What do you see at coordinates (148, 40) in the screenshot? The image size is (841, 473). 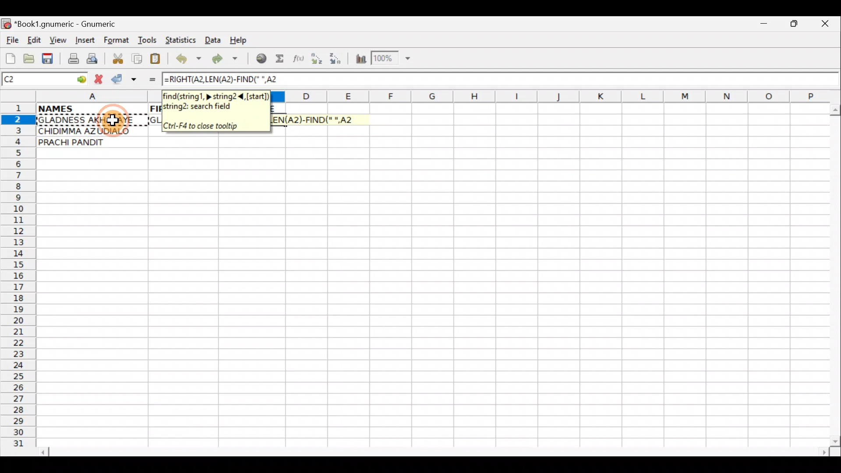 I see `Tools` at bounding box center [148, 40].